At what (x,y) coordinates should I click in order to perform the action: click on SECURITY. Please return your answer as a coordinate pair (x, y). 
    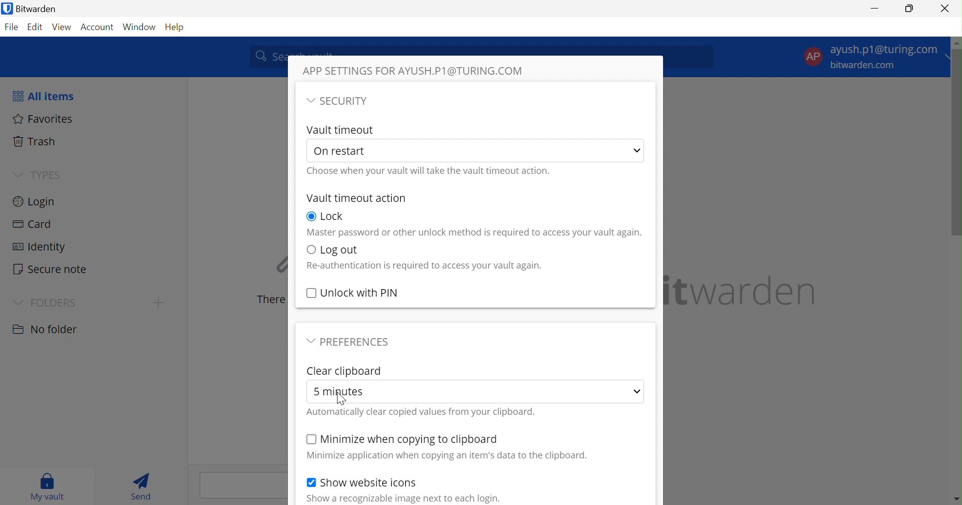
    Looking at the image, I should click on (347, 101).